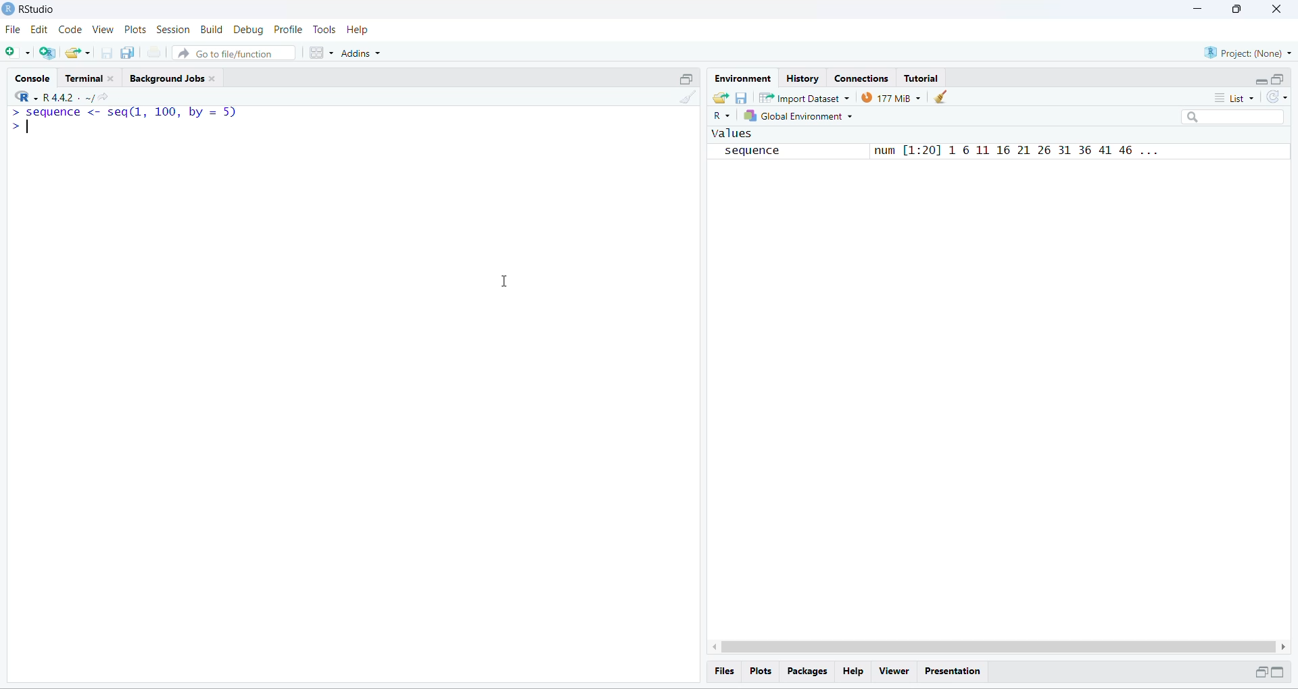 The height and width of the screenshot is (689, 1298). Describe the element at coordinates (1277, 97) in the screenshot. I see `sync` at that location.